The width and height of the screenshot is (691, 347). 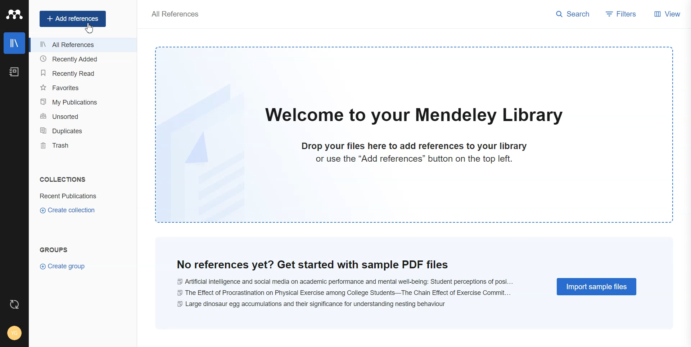 I want to click on No references yet? Get started with sample PDF files, so click(x=313, y=265).